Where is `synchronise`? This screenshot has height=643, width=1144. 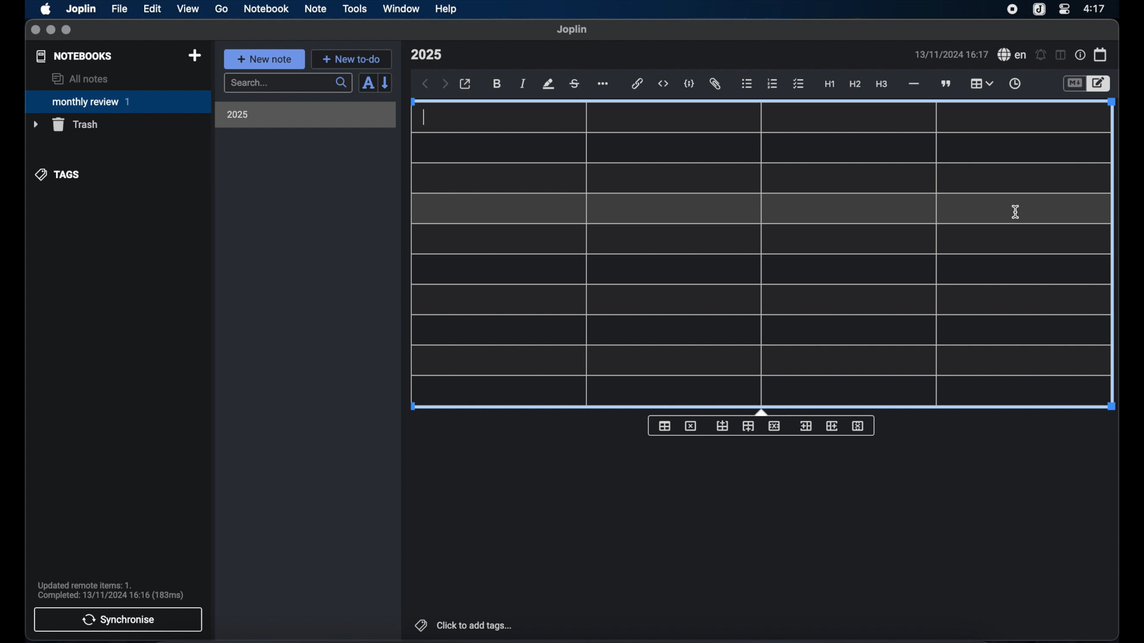
synchronise is located at coordinates (118, 619).